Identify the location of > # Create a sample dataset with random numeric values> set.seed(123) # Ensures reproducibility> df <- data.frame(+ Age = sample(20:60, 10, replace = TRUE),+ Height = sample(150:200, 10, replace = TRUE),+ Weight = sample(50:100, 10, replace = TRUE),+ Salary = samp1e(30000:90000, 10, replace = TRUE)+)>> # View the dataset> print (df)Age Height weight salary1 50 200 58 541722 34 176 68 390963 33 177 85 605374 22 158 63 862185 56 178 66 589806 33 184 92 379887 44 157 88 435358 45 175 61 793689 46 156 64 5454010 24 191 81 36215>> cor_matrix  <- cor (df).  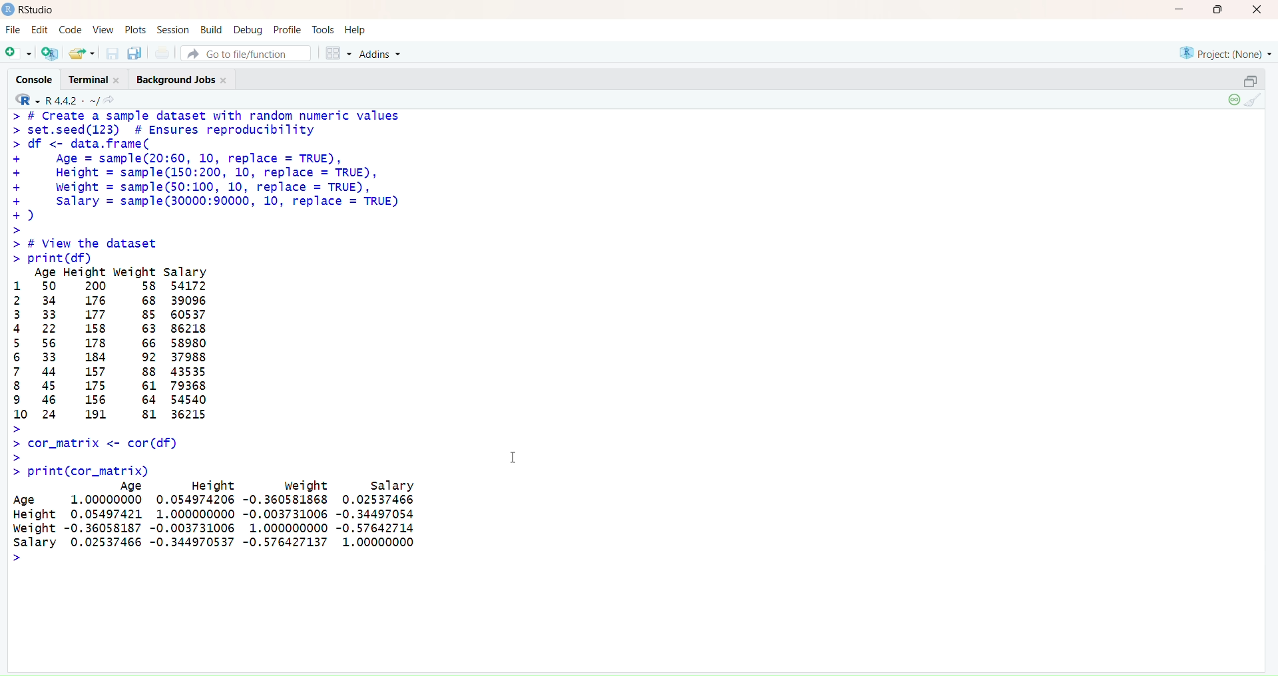
(222, 285).